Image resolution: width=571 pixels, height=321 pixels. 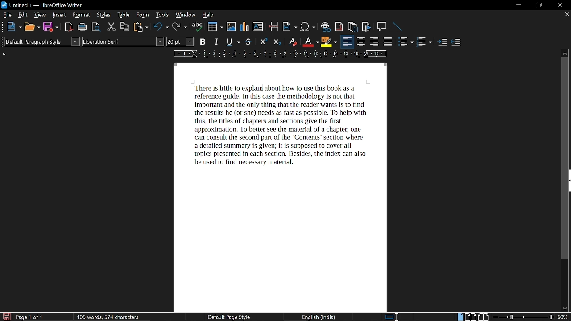 I want to click on view, so click(x=41, y=16).